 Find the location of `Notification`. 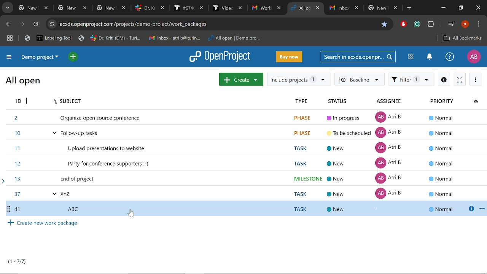

Notification is located at coordinates (431, 57).